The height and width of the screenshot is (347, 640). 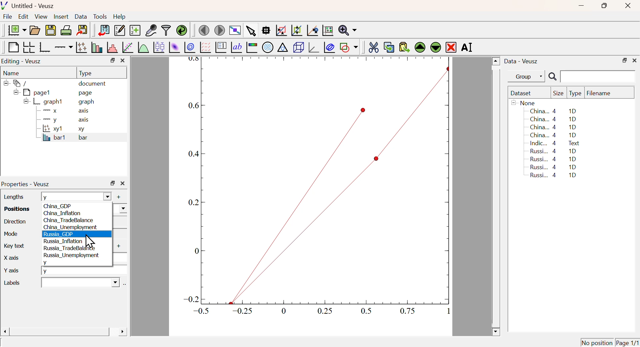 What do you see at coordinates (204, 31) in the screenshot?
I see `Previous Page` at bounding box center [204, 31].